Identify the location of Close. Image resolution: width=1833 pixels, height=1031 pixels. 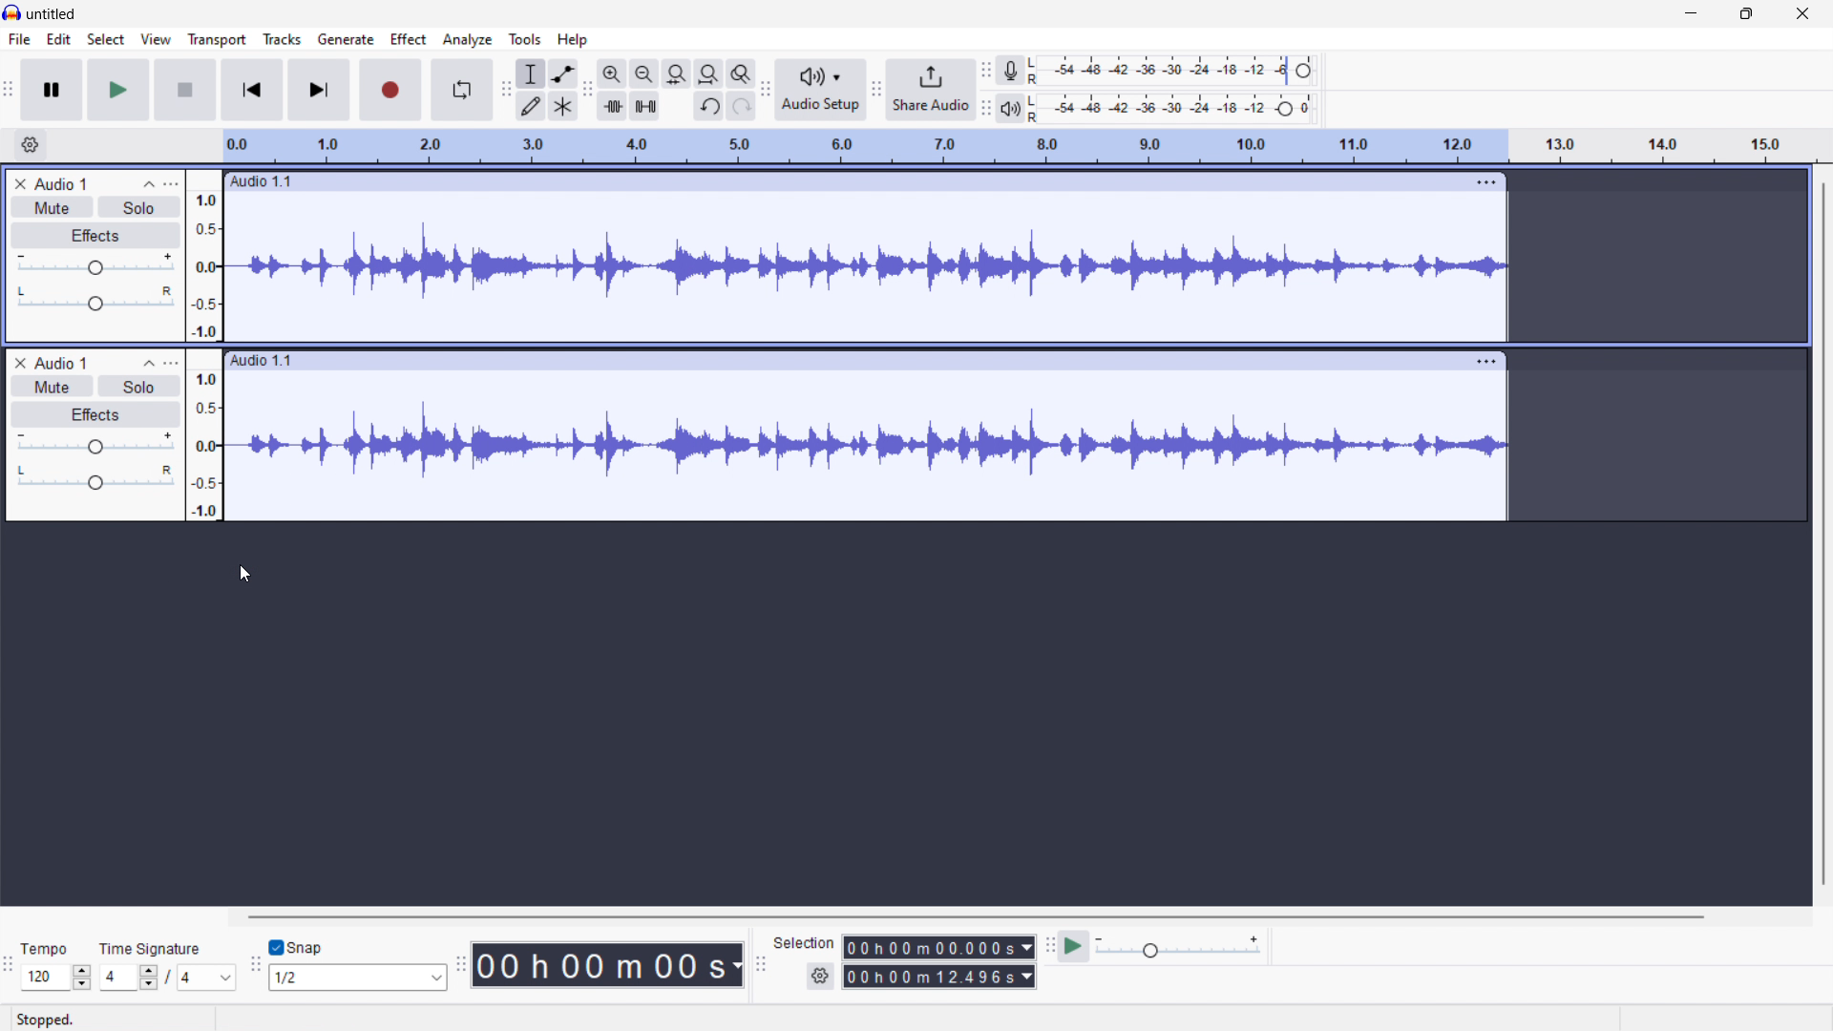
(15, 361).